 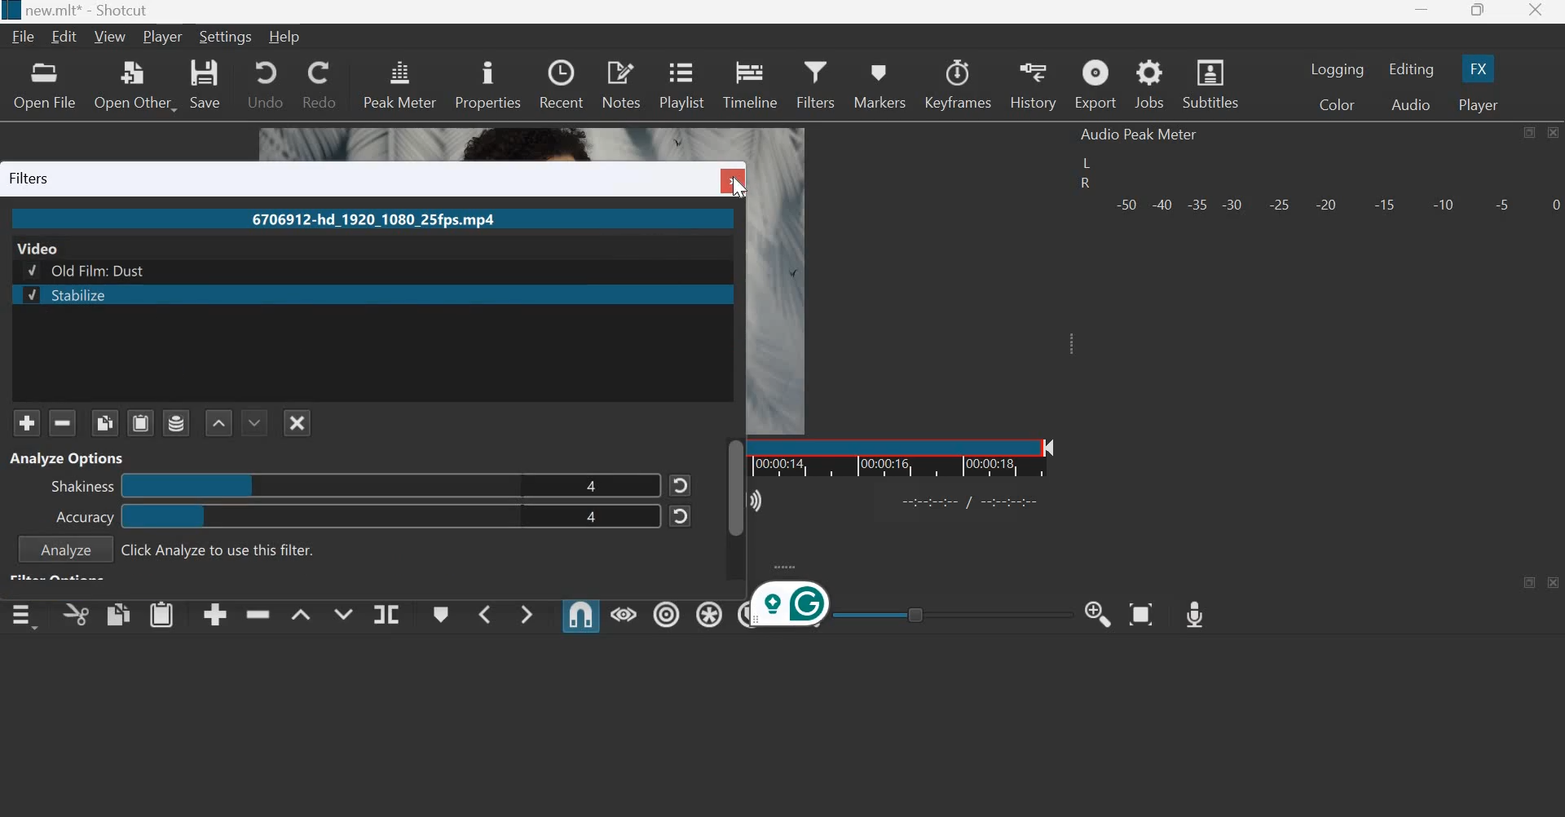 I want to click on paste filters, so click(x=141, y=422).